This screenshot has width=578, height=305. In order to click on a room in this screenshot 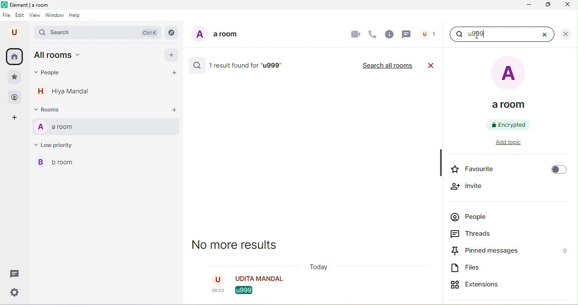, I will do `click(215, 36)`.